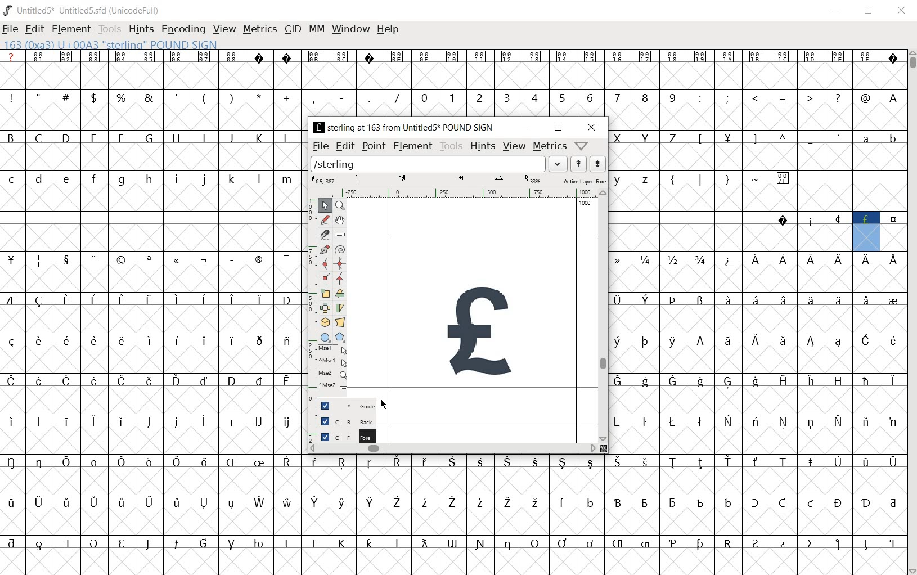 Image resolution: width=917 pixels, height=575 pixels. What do you see at coordinates (893, 342) in the screenshot?
I see `Symbol` at bounding box center [893, 342].